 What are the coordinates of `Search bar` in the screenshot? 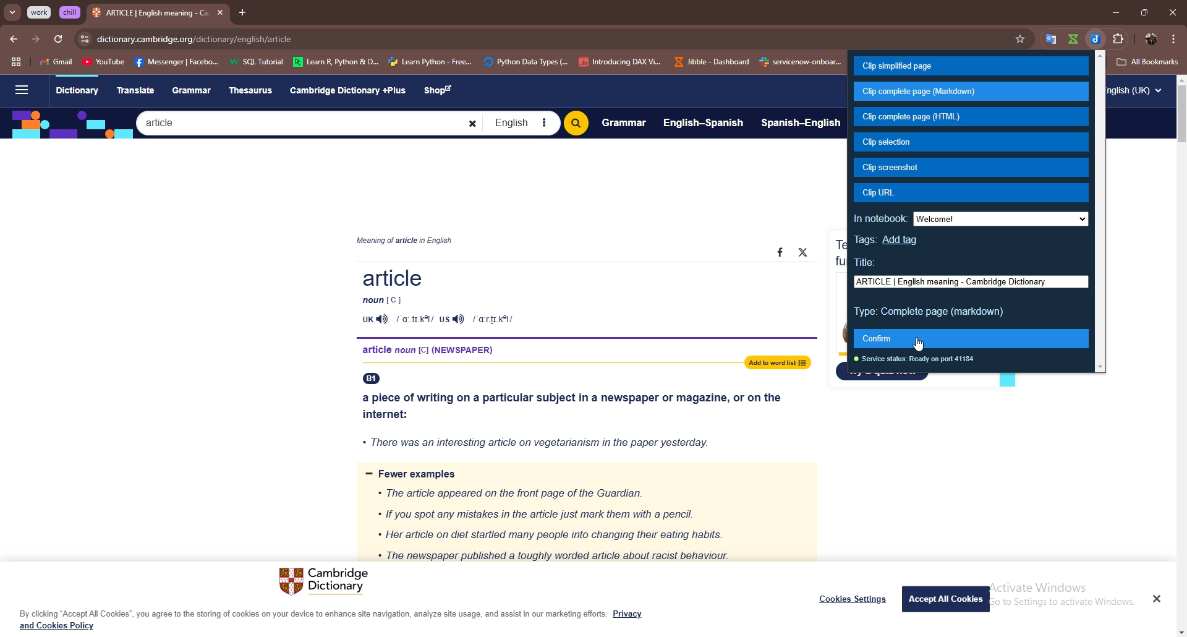 It's located at (309, 122).